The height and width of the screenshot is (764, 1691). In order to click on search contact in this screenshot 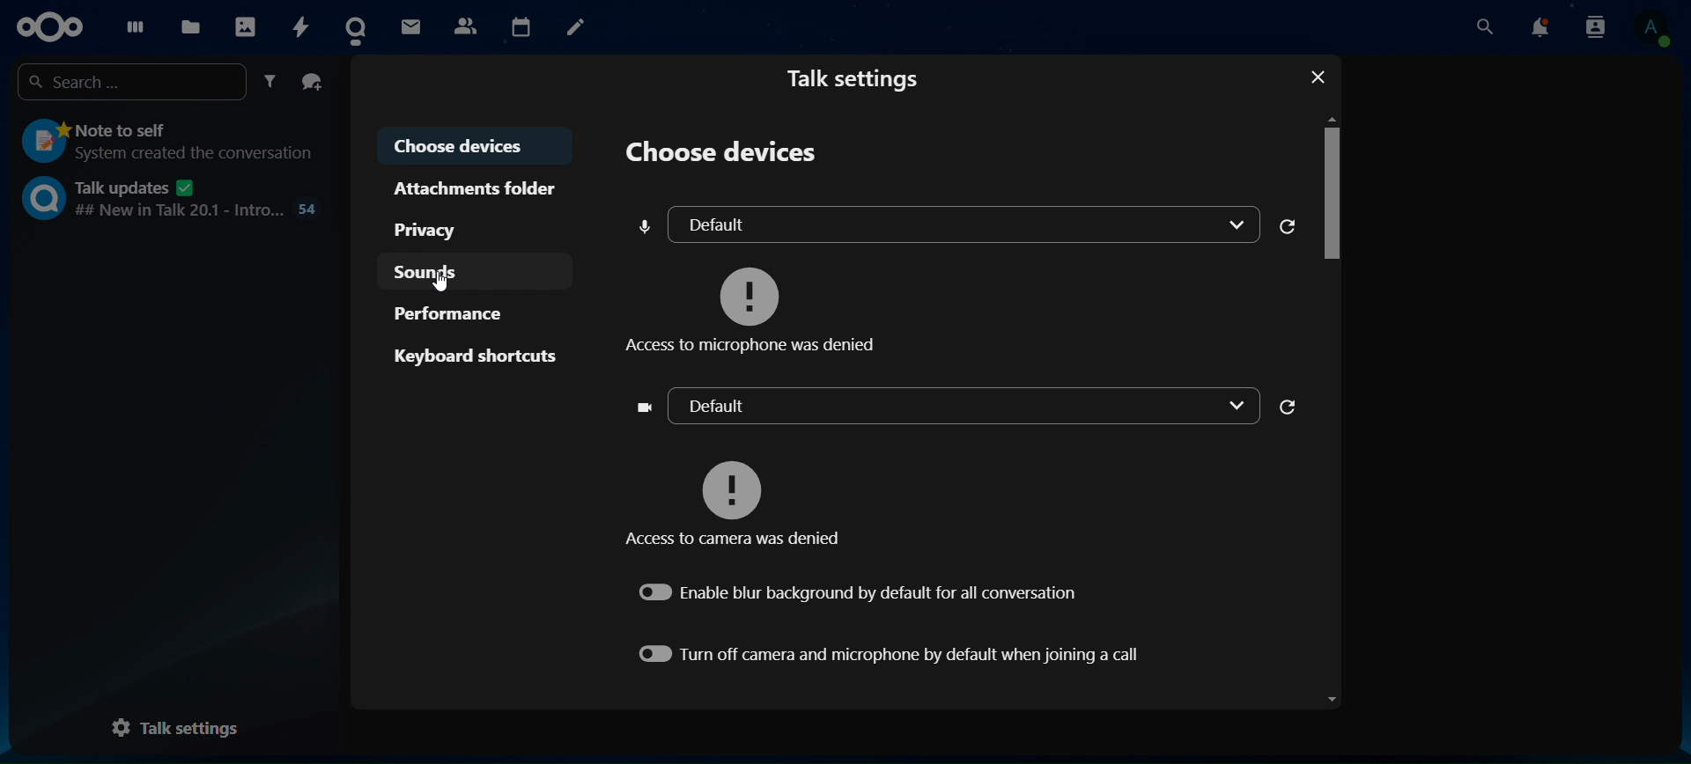, I will do `click(1596, 27)`.